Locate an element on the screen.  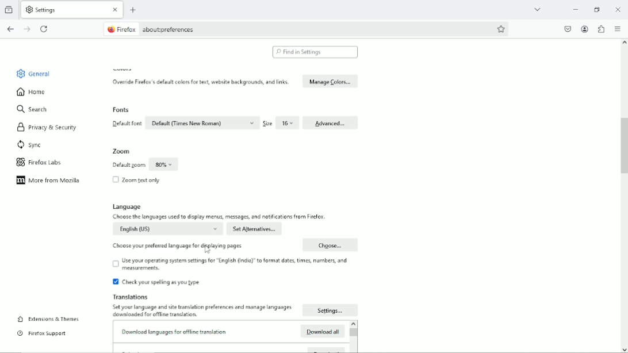
vertical scrollbar is located at coordinates (622, 148).